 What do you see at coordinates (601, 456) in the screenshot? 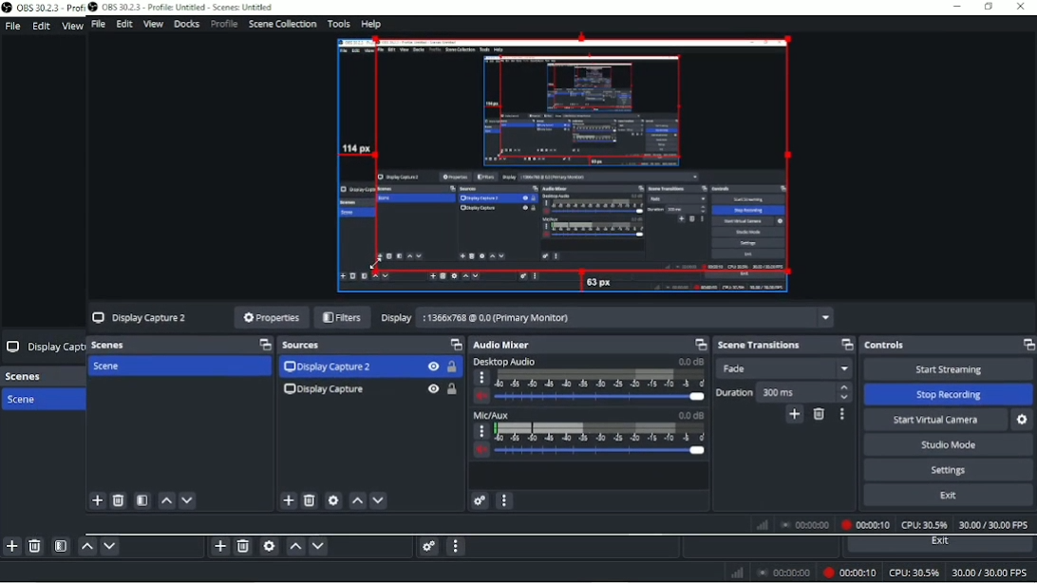
I see `slider` at bounding box center [601, 456].